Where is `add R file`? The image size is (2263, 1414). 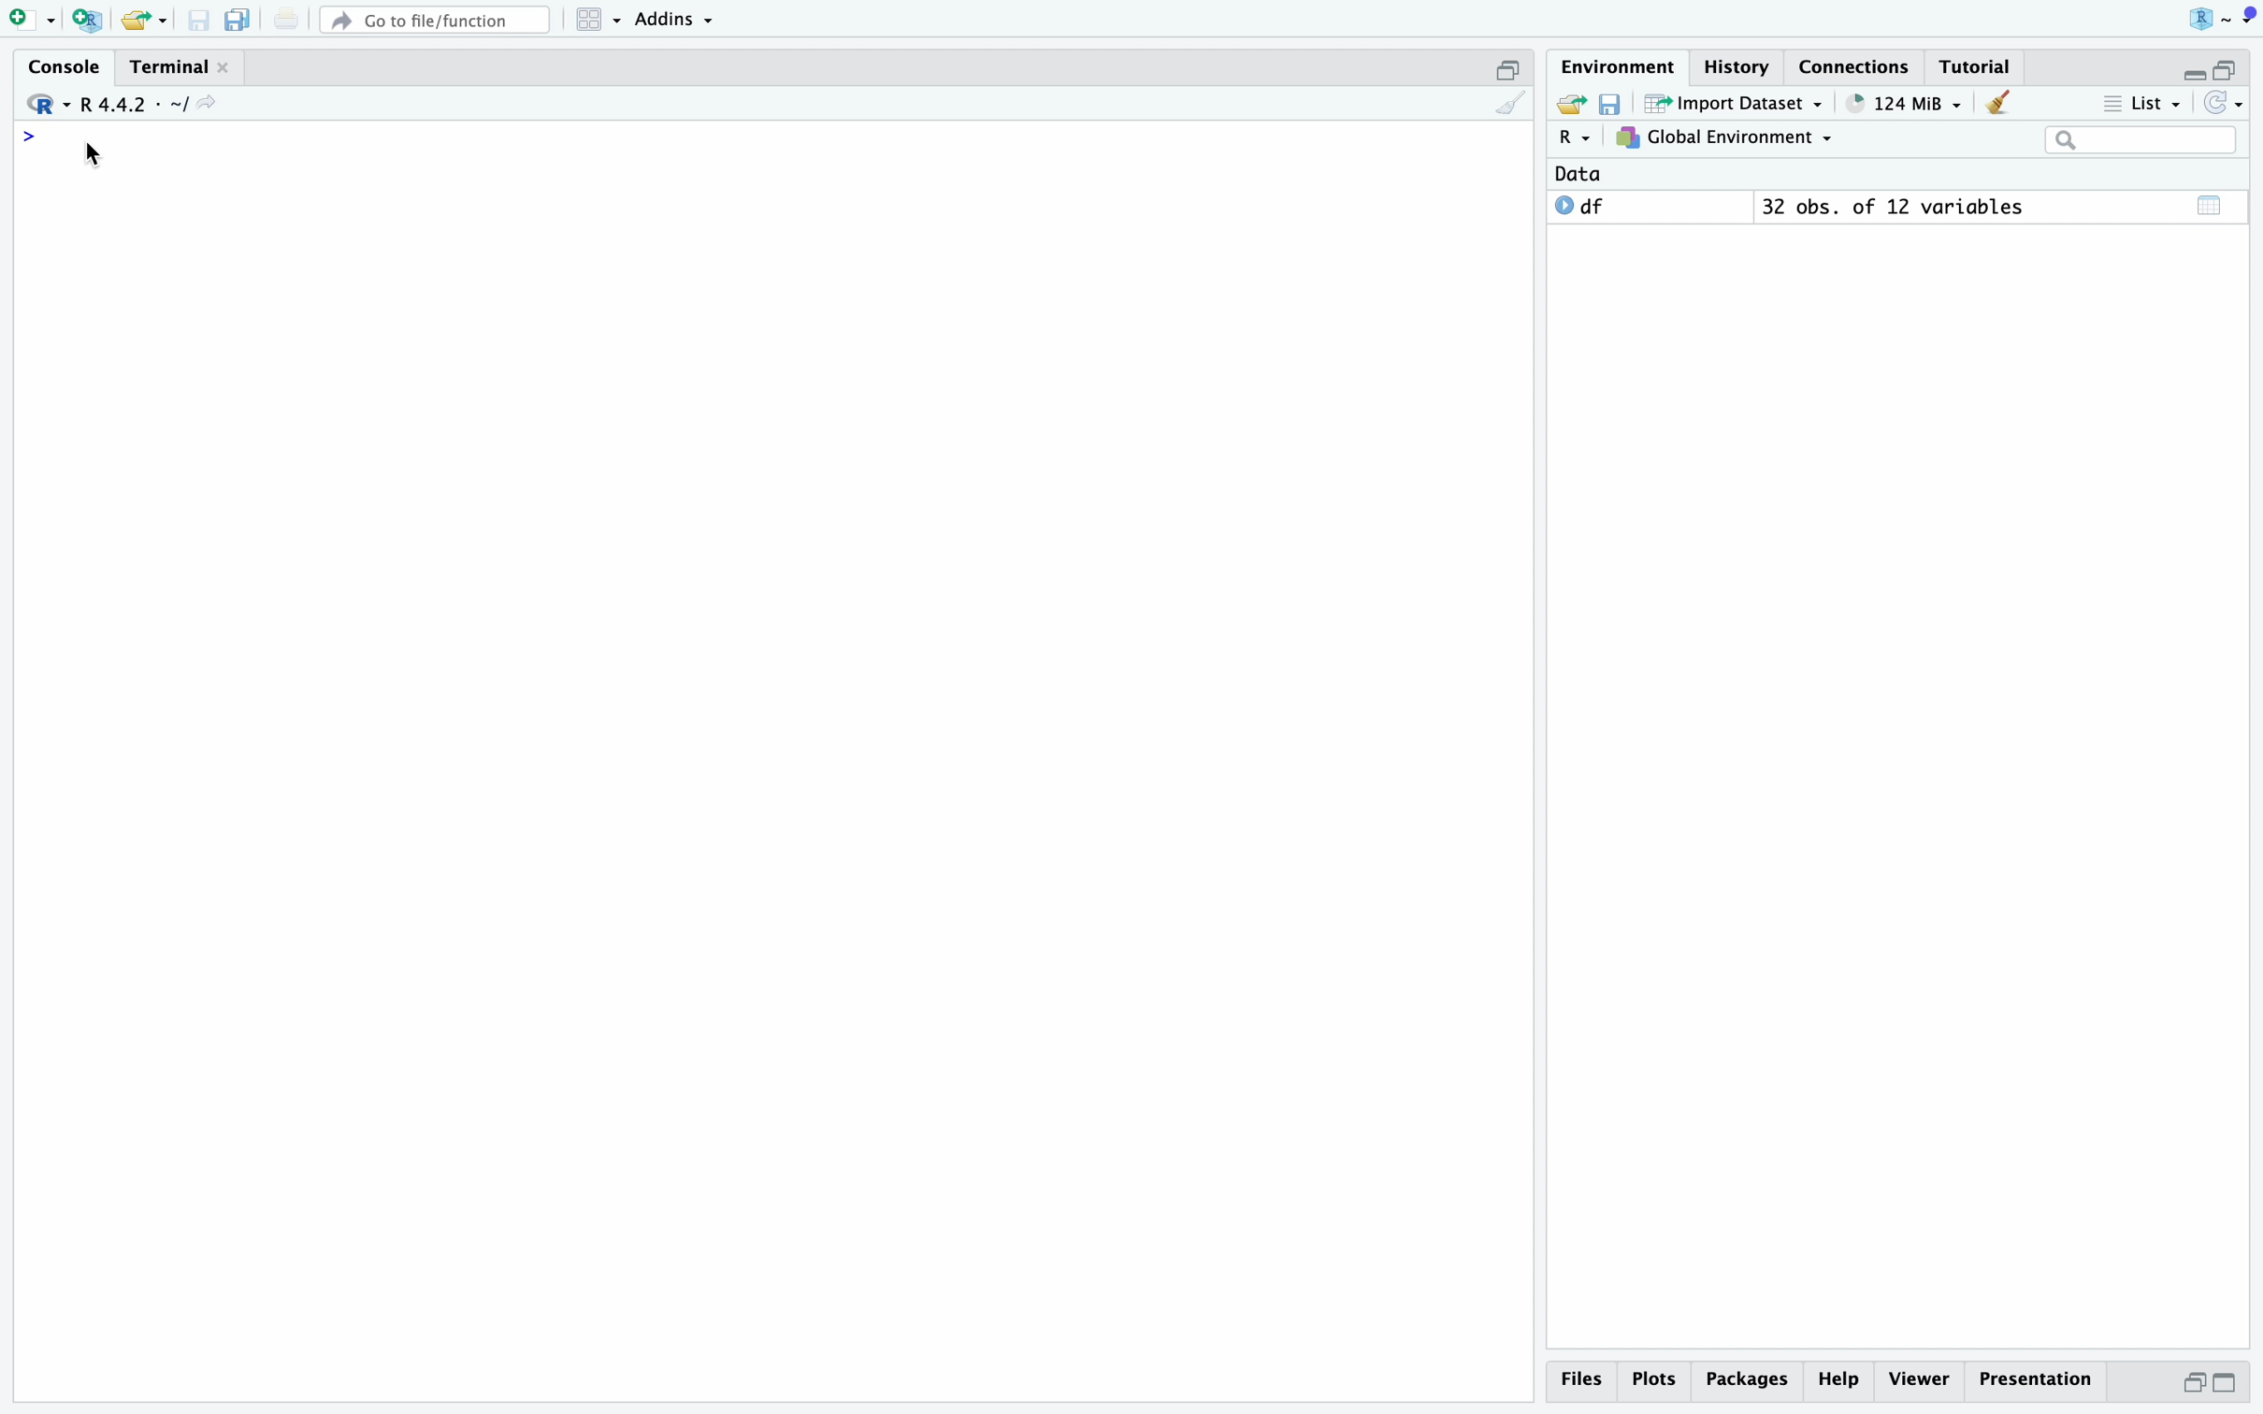 add R file is located at coordinates (90, 21).